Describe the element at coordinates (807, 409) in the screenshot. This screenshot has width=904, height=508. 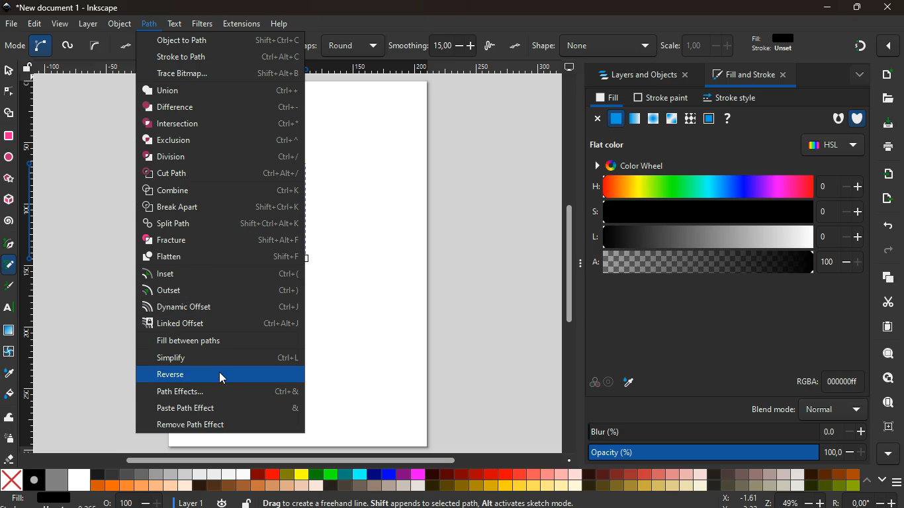
I see `blend mode` at that location.